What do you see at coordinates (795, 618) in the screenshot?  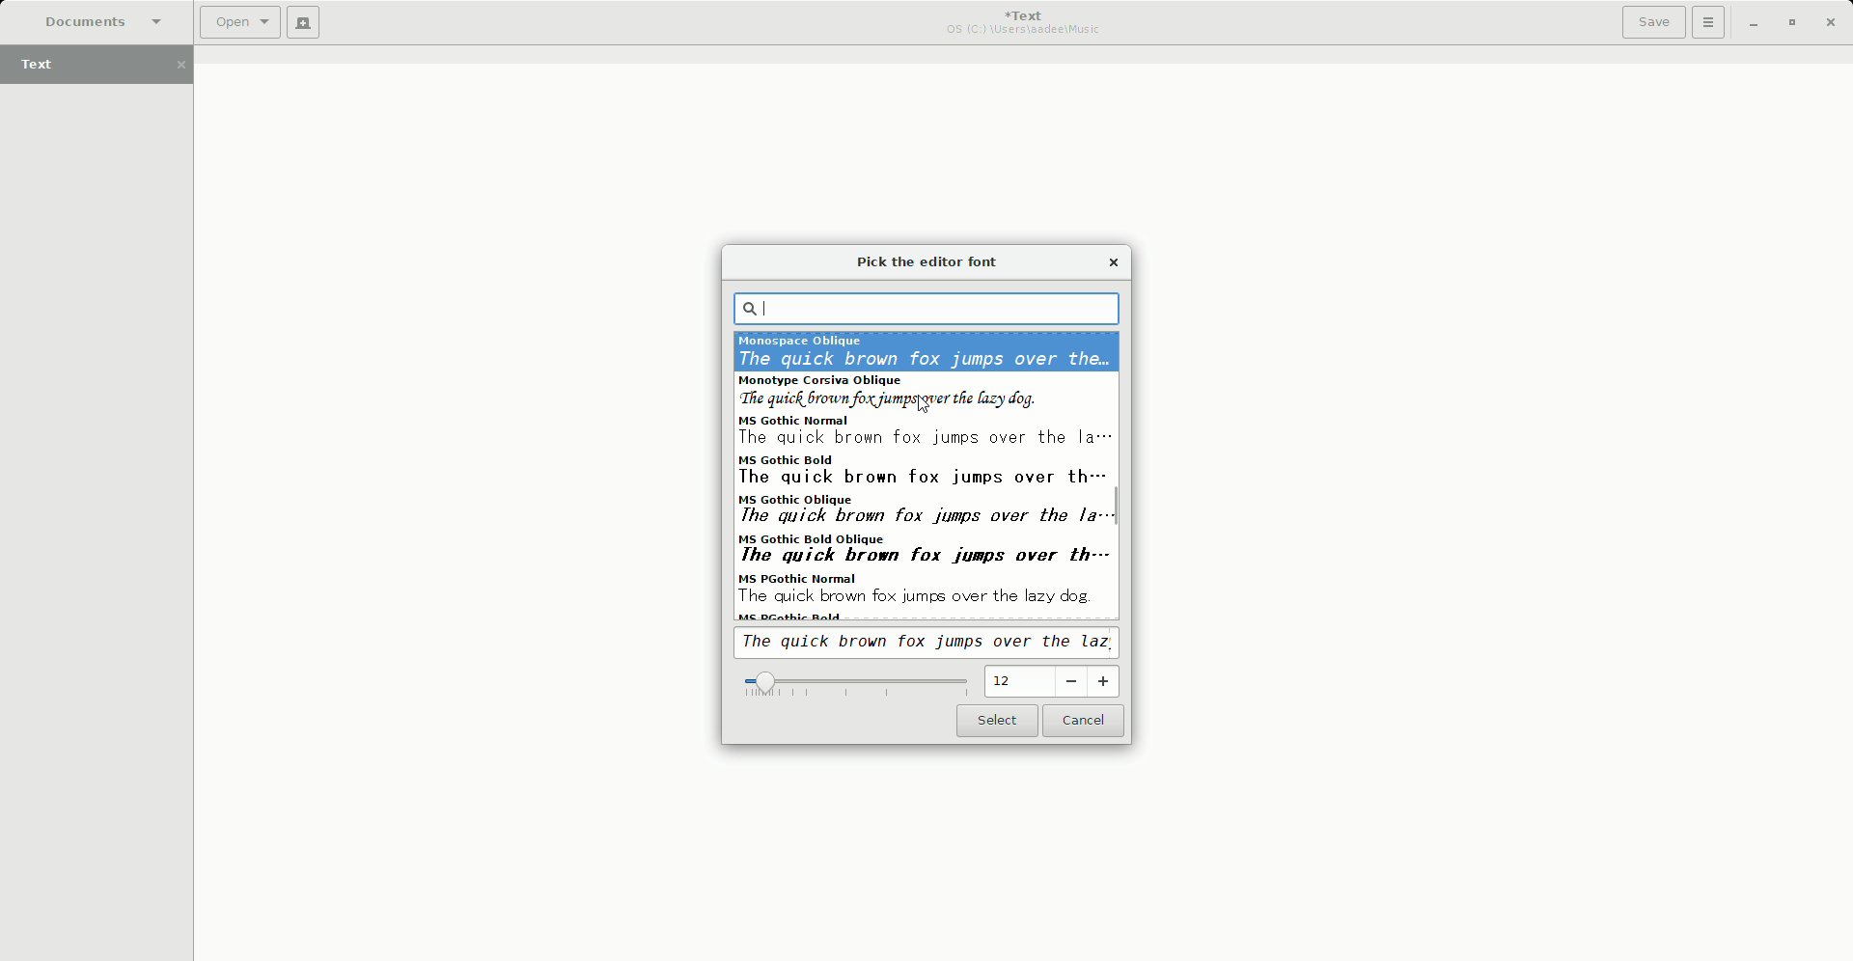 I see `PGothic Bold` at bounding box center [795, 618].